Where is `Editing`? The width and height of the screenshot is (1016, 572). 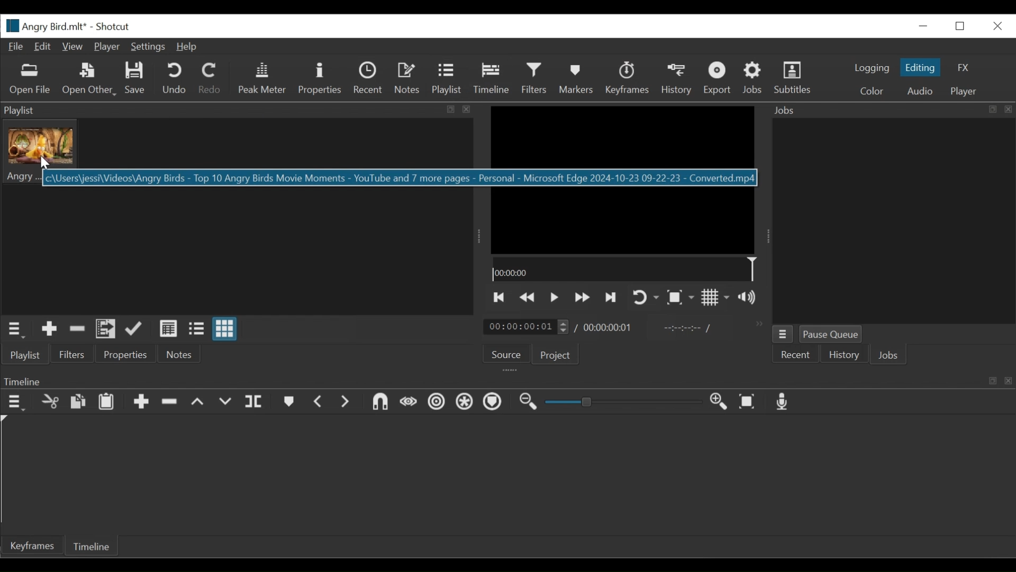 Editing is located at coordinates (920, 67).